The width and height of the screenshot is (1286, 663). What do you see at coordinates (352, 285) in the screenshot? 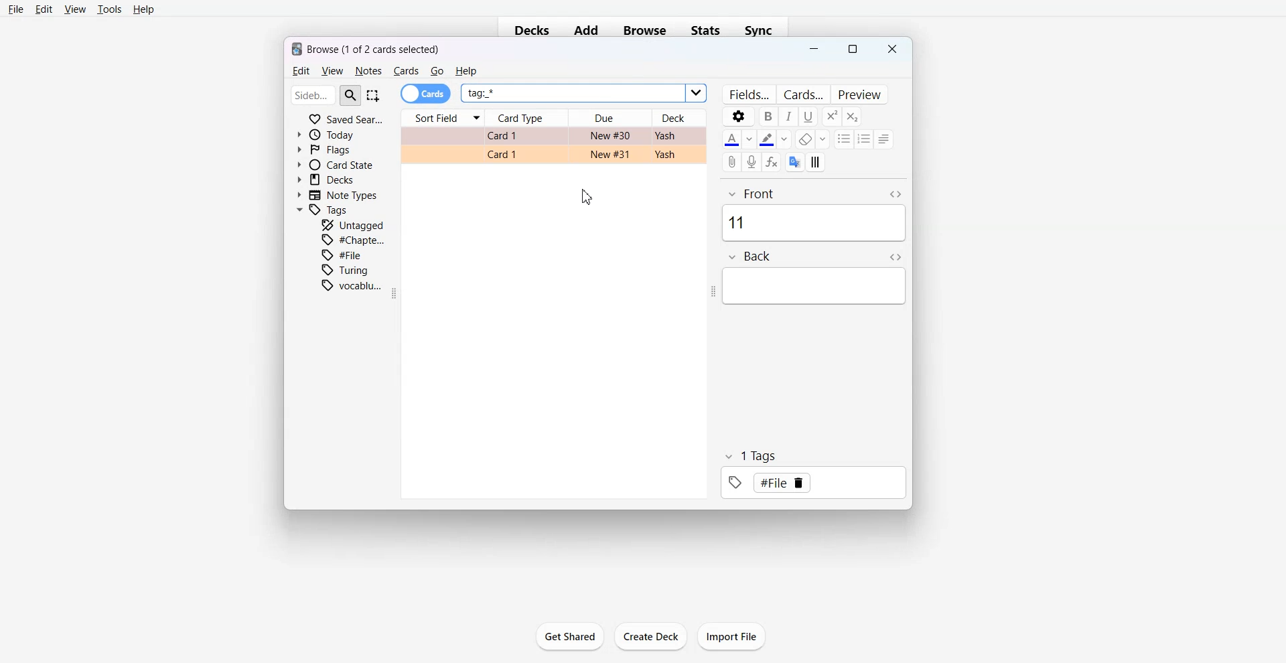
I see `Vocabulary` at bounding box center [352, 285].